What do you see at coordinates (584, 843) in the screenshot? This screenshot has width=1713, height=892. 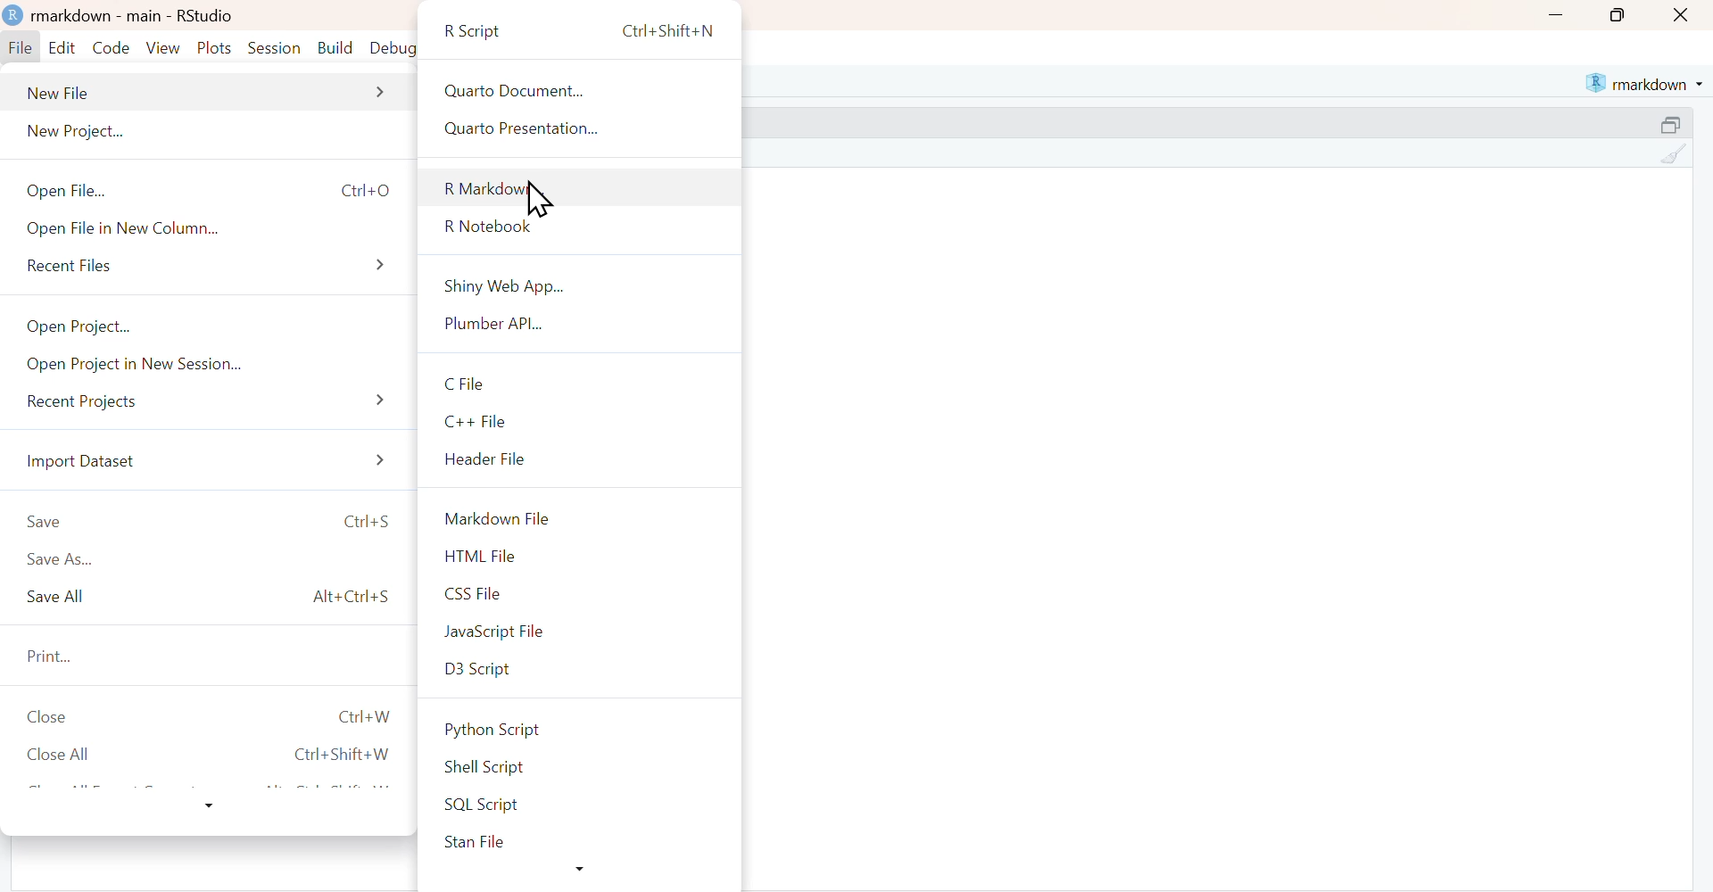 I see `Stan File` at bounding box center [584, 843].